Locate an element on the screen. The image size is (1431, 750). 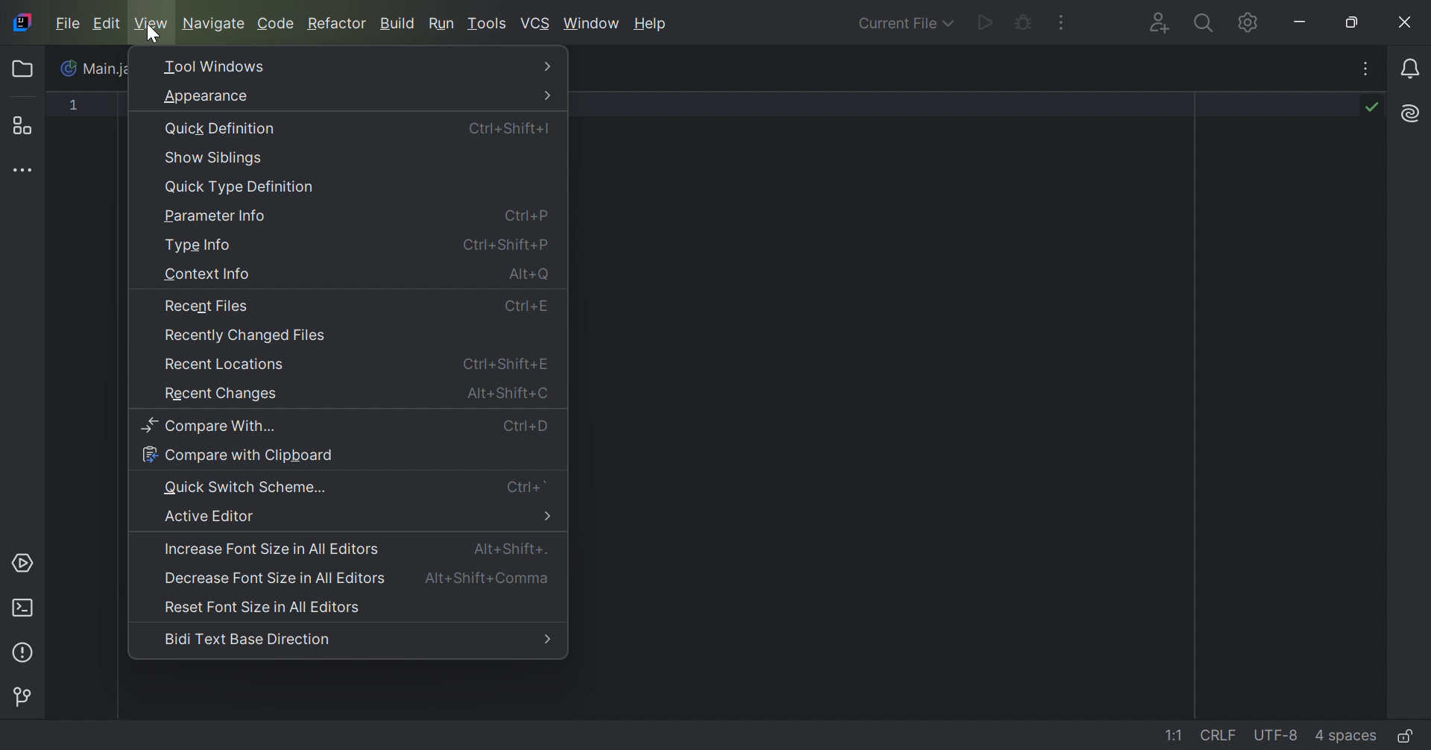
Context Info is located at coordinates (206, 276).